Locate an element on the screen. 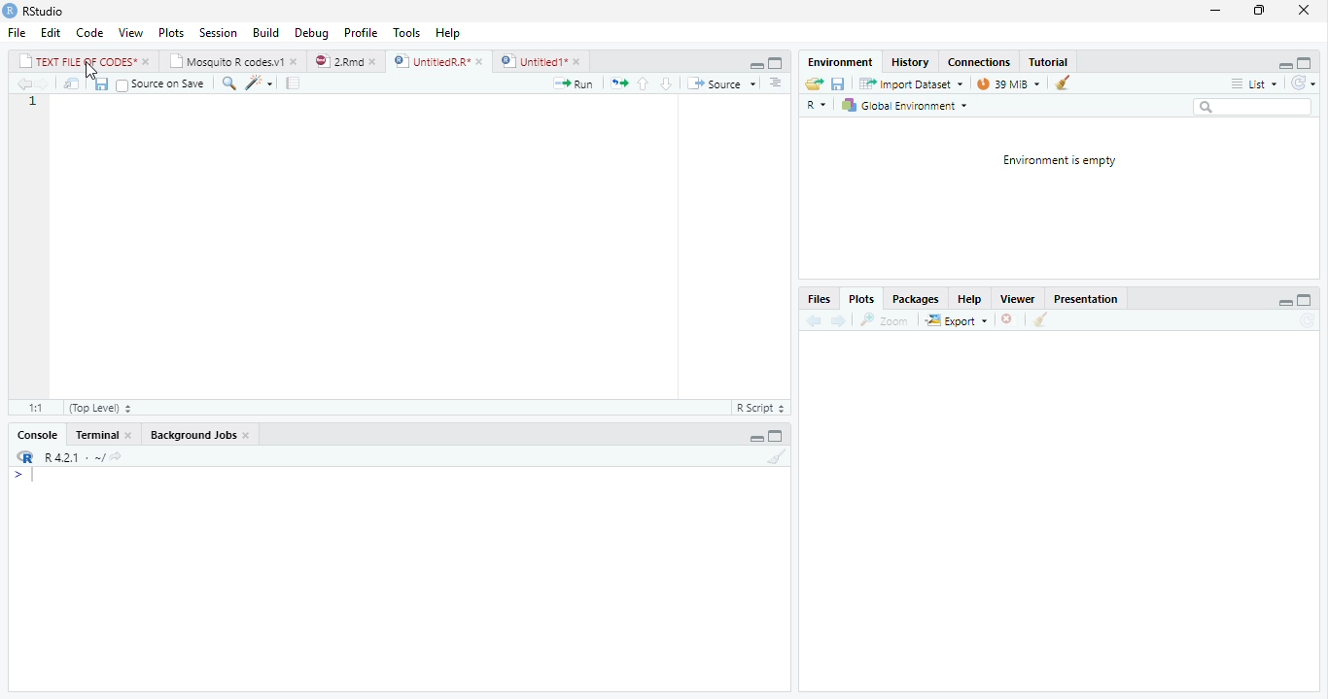  Run is located at coordinates (575, 83).